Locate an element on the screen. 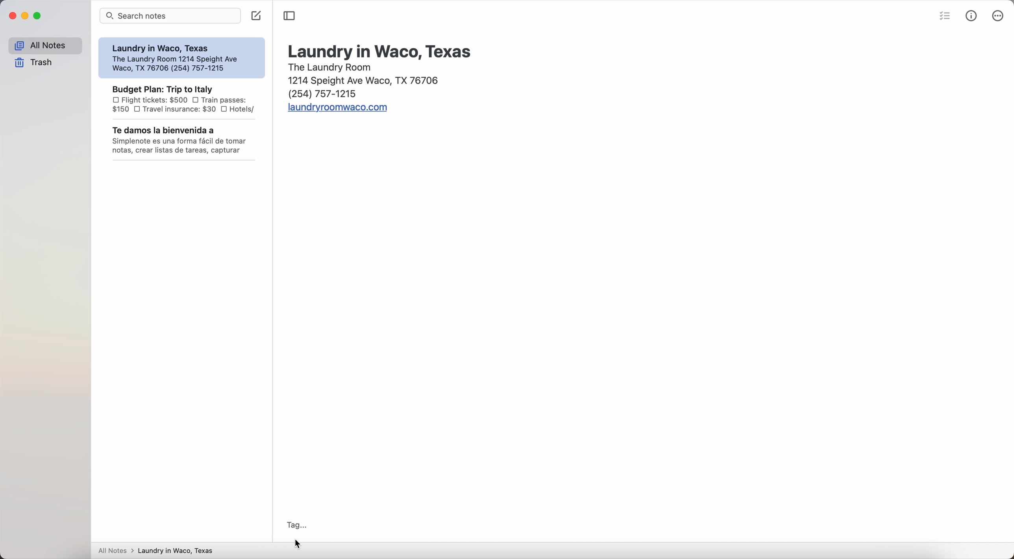 This screenshot has height=559, width=1014. metrics is located at coordinates (973, 16).